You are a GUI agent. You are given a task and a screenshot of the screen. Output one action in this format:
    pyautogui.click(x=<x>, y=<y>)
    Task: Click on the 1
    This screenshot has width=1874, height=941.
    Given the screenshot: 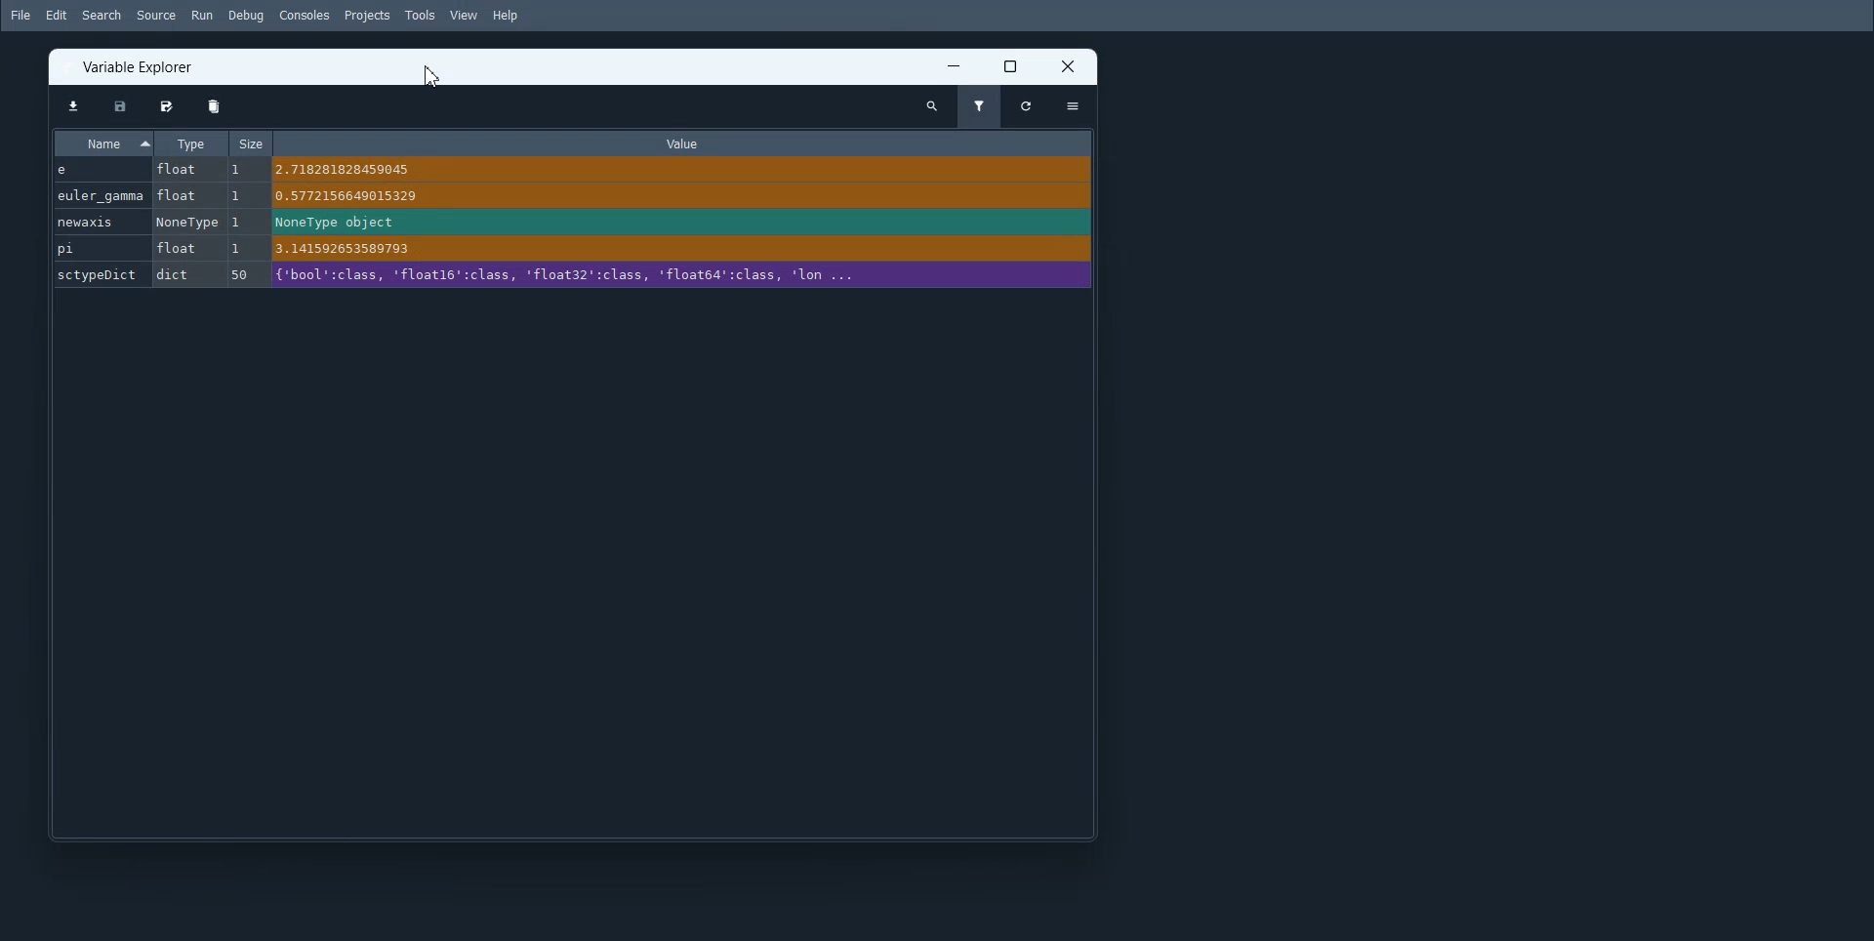 What is the action you would take?
    pyautogui.click(x=238, y=171)
    